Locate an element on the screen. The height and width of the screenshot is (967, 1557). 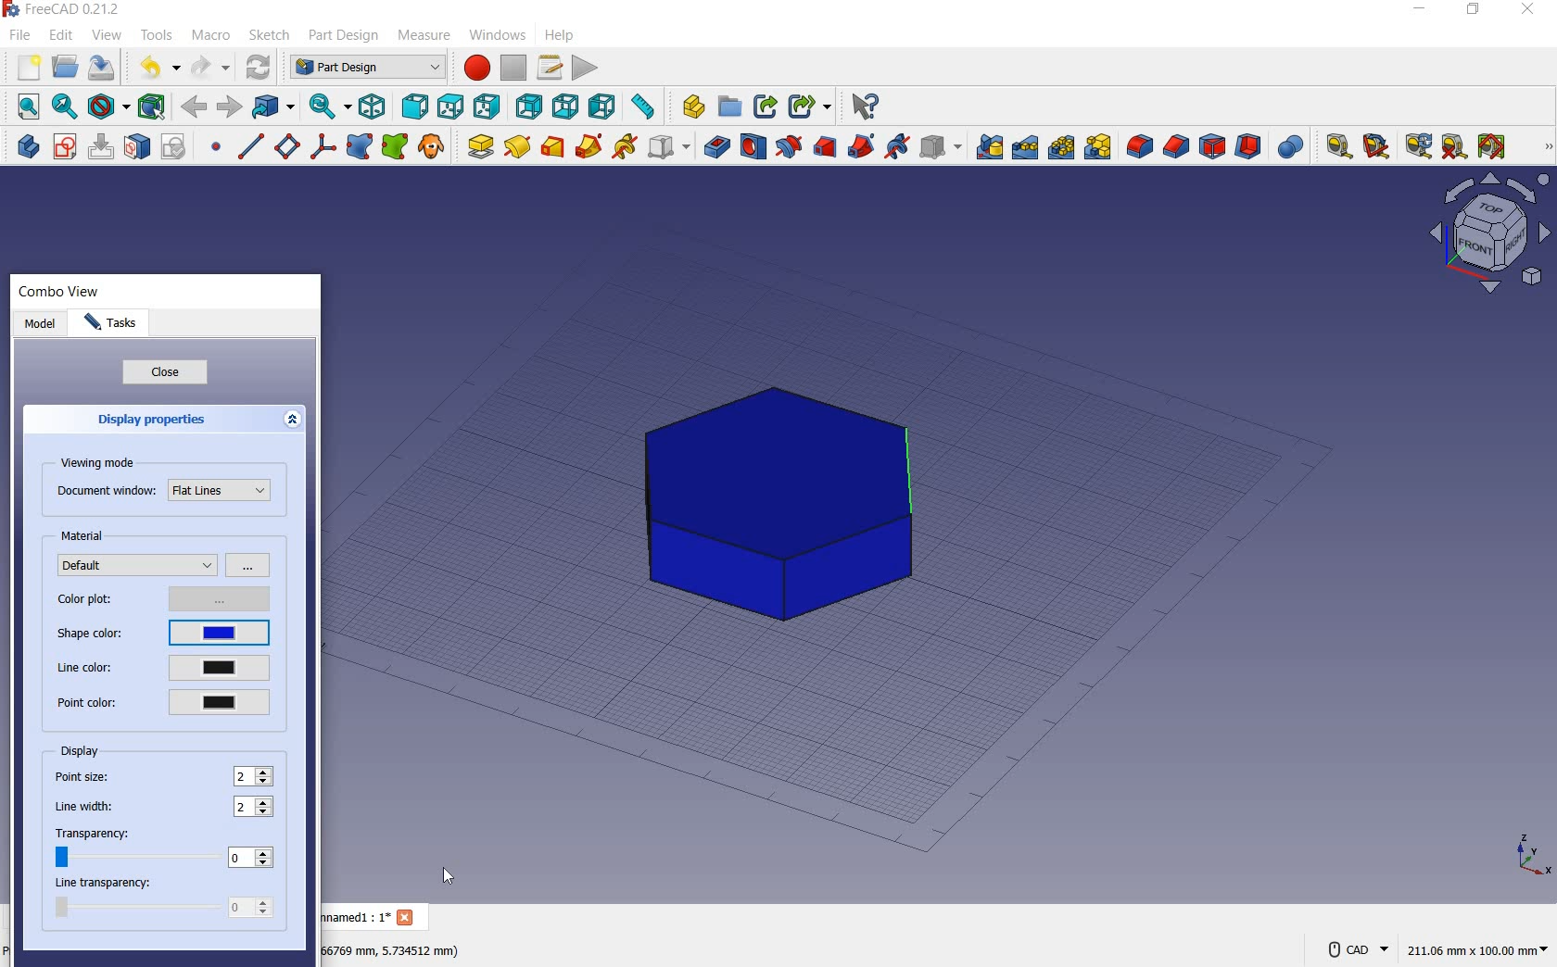
Boolean Operation is located at coordinates (1290, 147).